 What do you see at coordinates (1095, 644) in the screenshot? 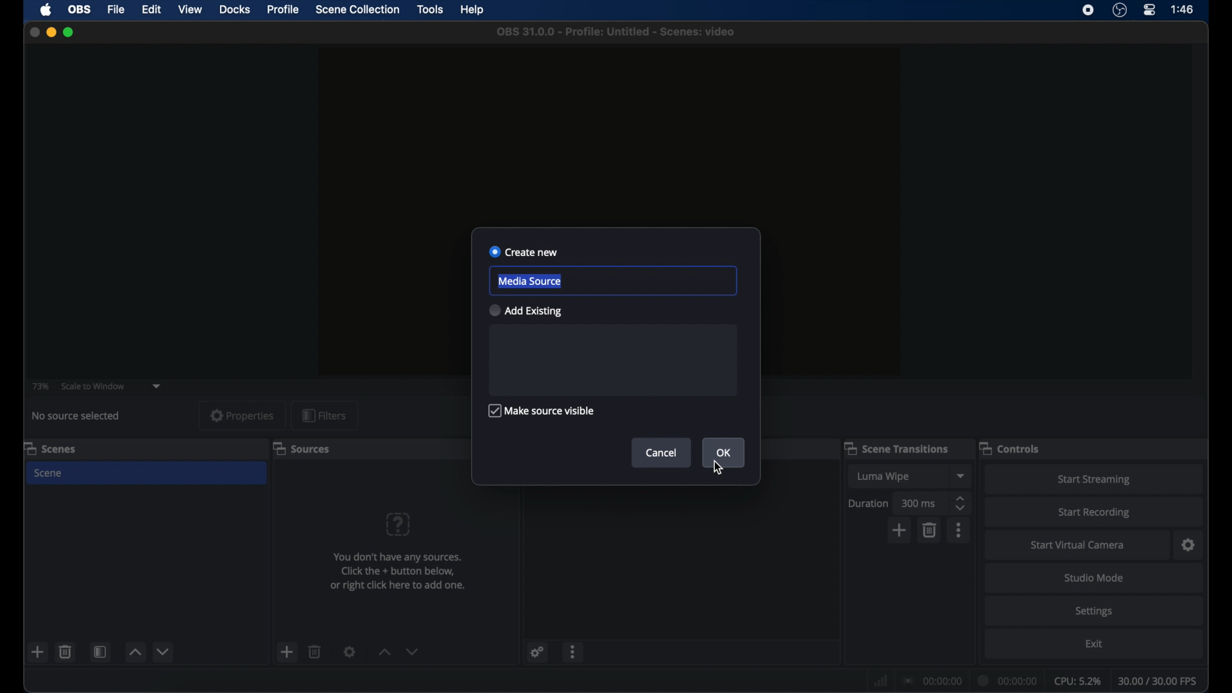
I see `exit` at bounding box center [1095, 644].